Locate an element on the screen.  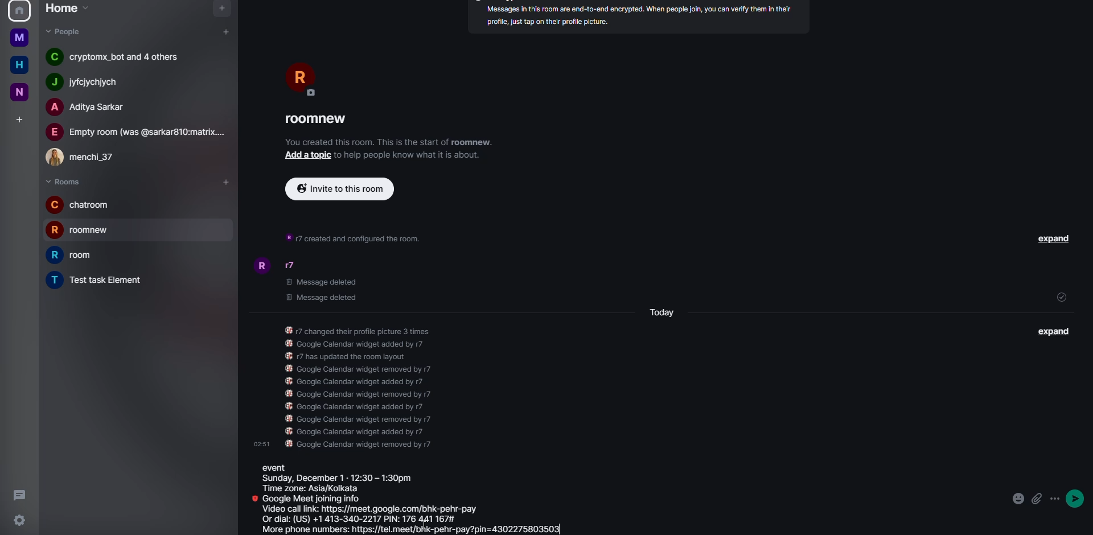
people is located at coordinates (121, 57).